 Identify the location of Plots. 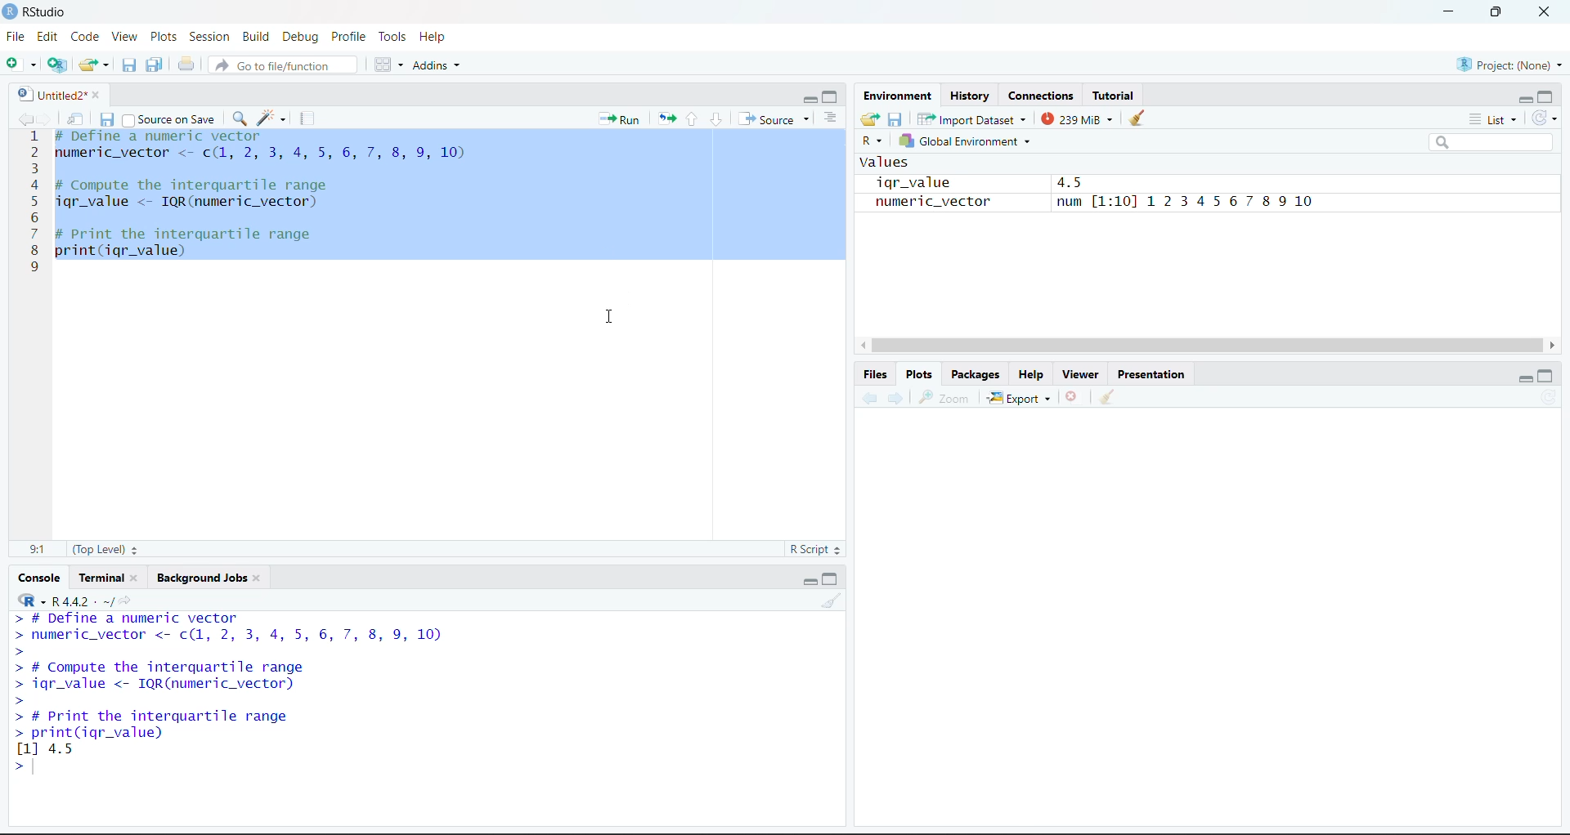
(164, 35).